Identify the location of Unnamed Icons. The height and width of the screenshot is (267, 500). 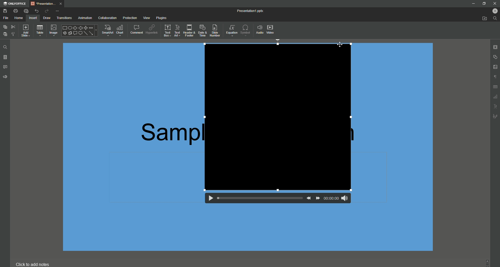
(494, 97).